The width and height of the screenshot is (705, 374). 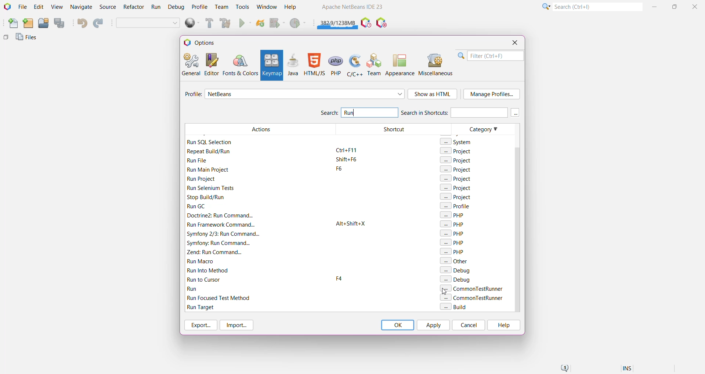 What do you see at coordinates (109, 7) in the screenshot?
I see `Source` at bounding box center [109, 7].